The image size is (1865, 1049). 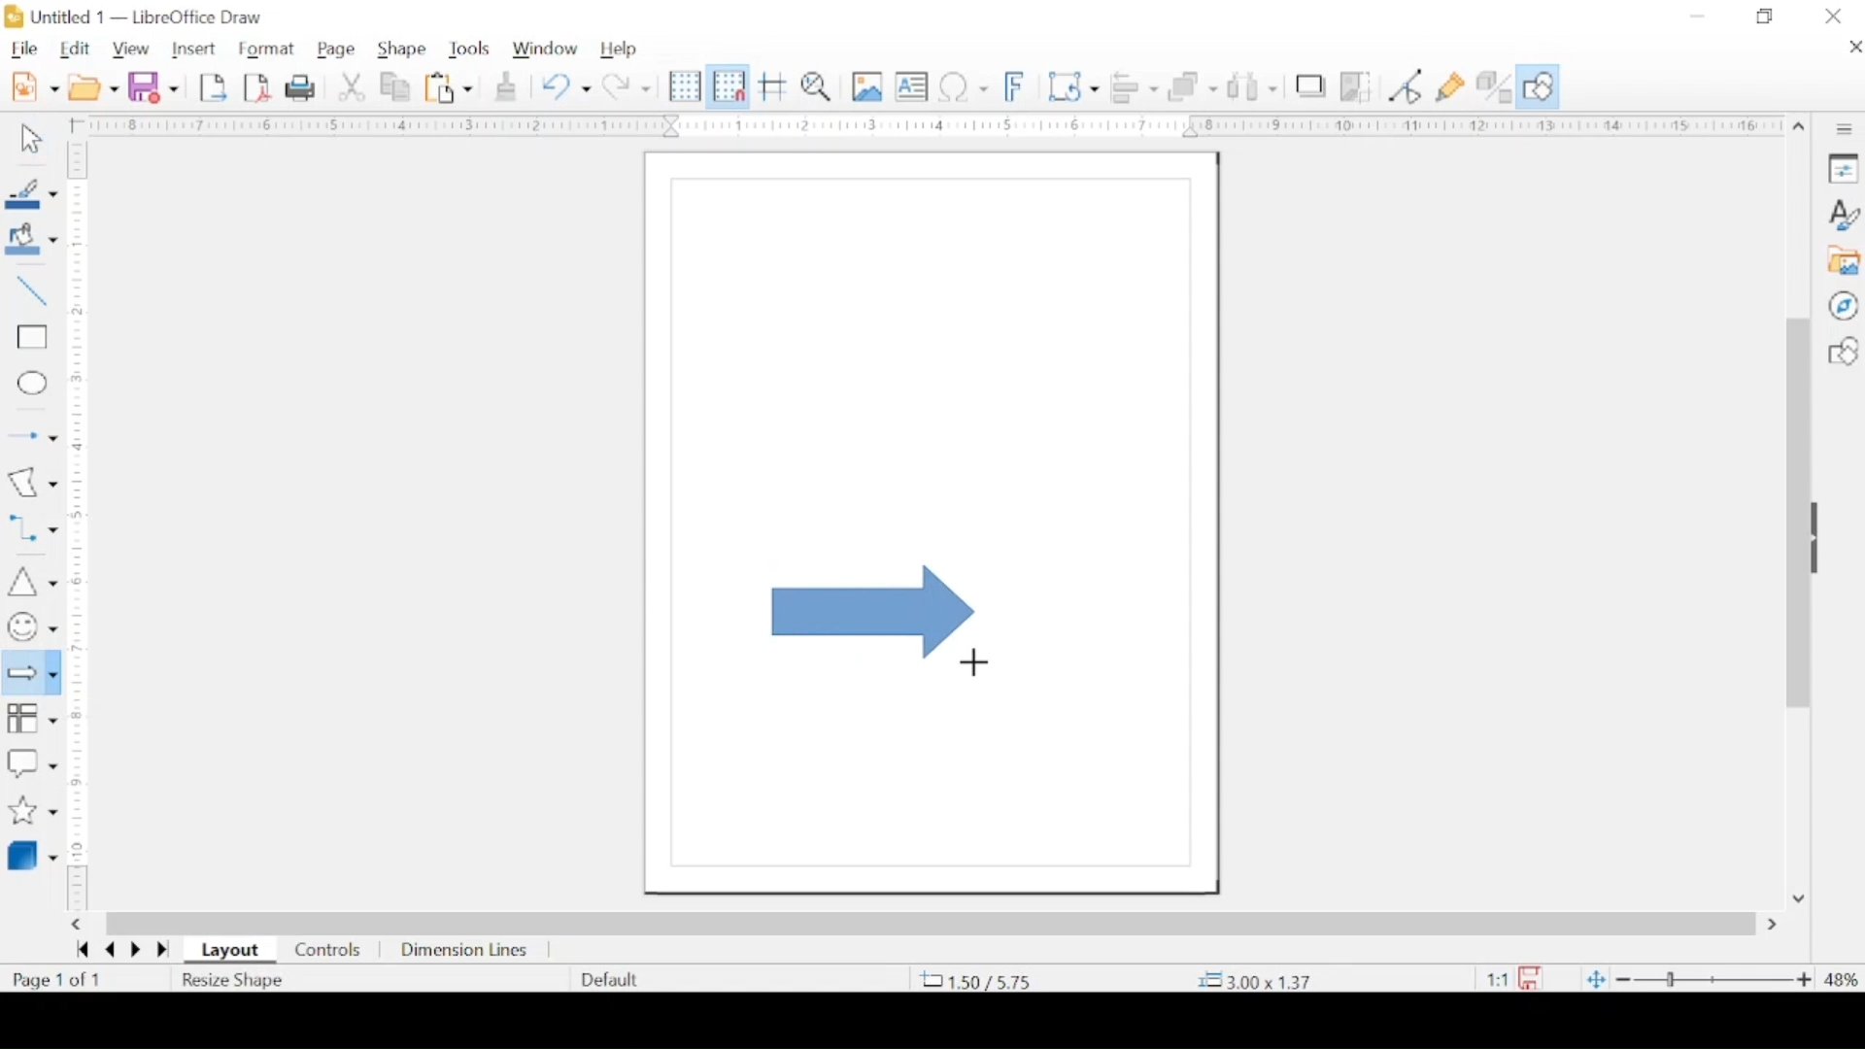 I want to click on insert font work text, so click(x=1015, y=85).